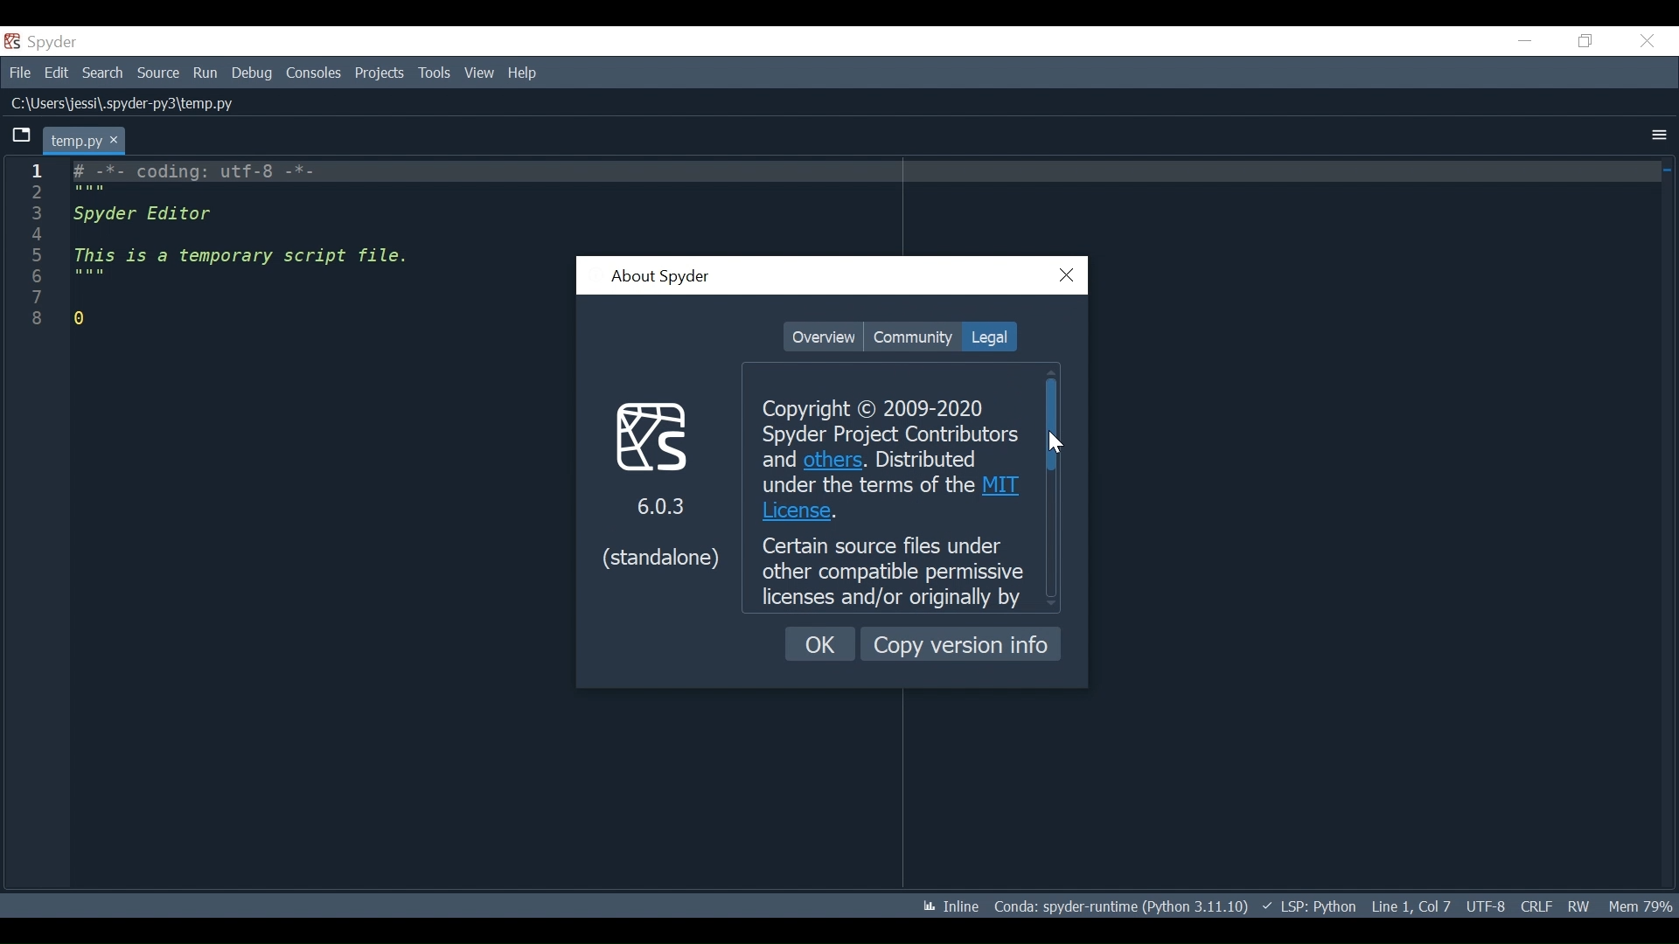 The image size is (1679, 944). Describe the element at coordinates (987, 337) in the screenshot. I see `Legal` at that location.